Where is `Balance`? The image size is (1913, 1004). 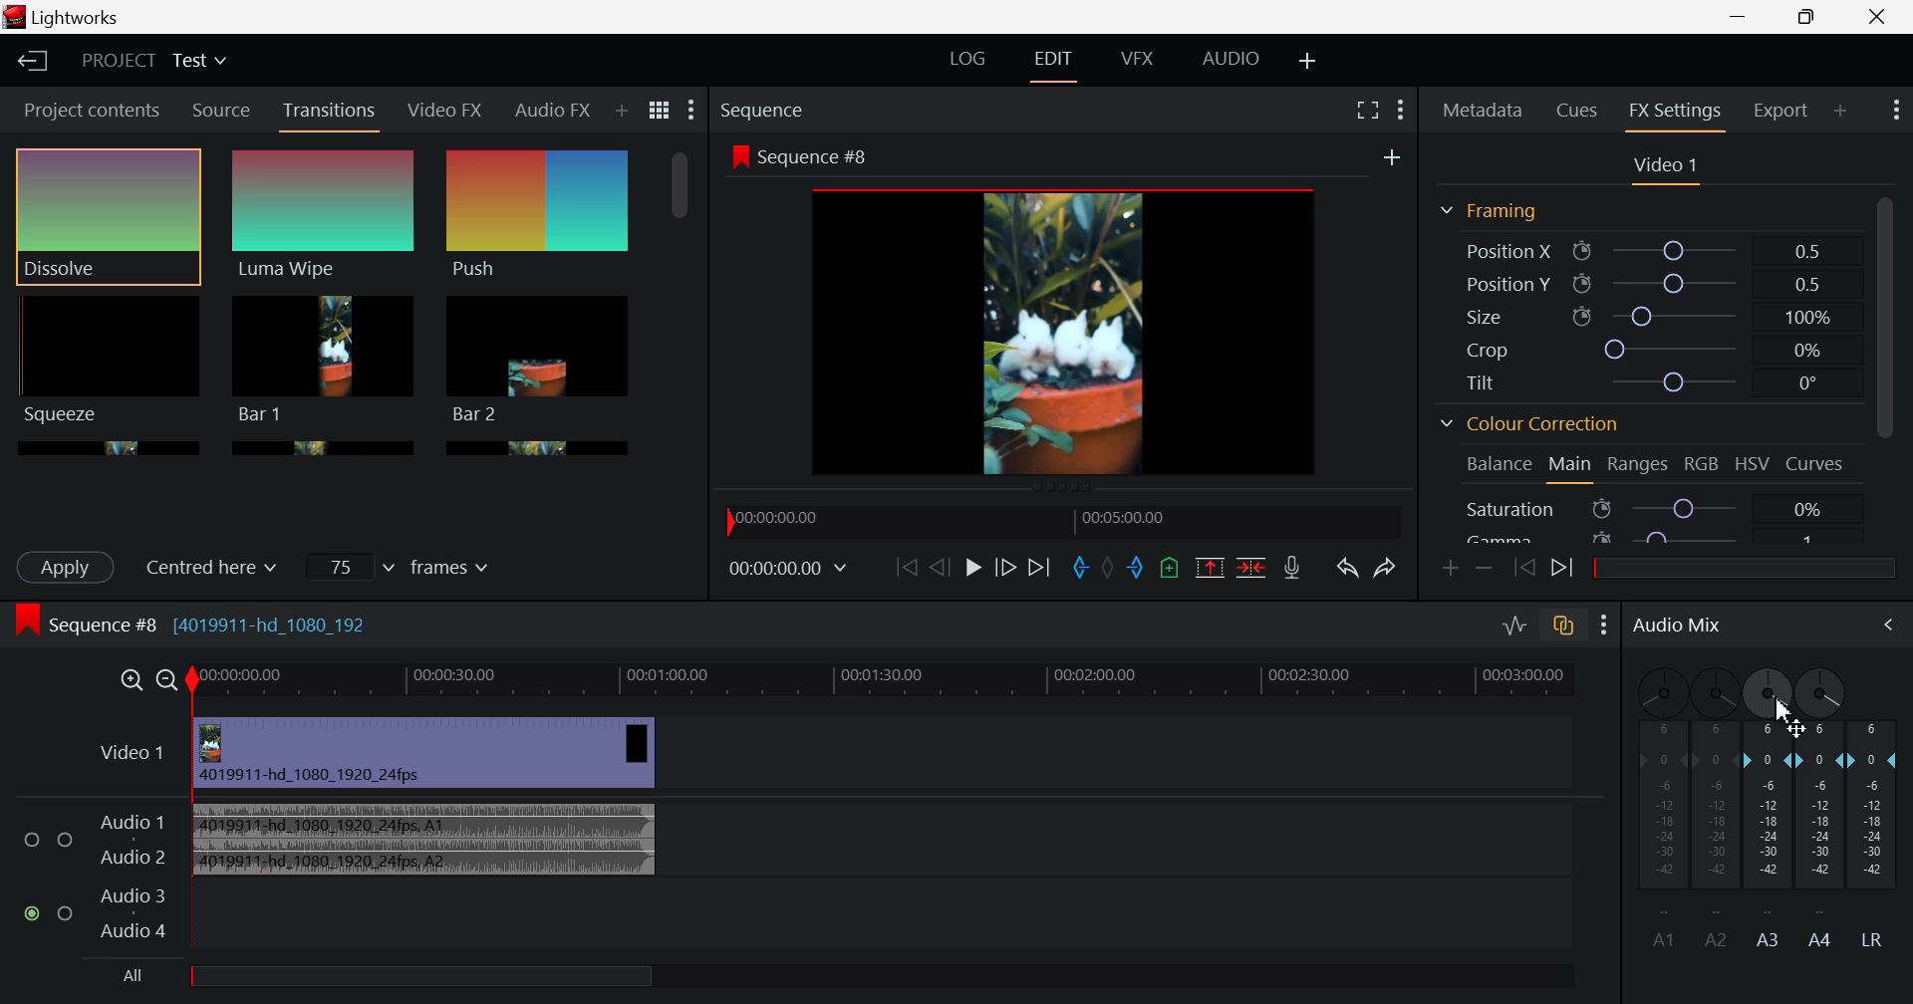
Balance is located at coordinates (1497, 465).